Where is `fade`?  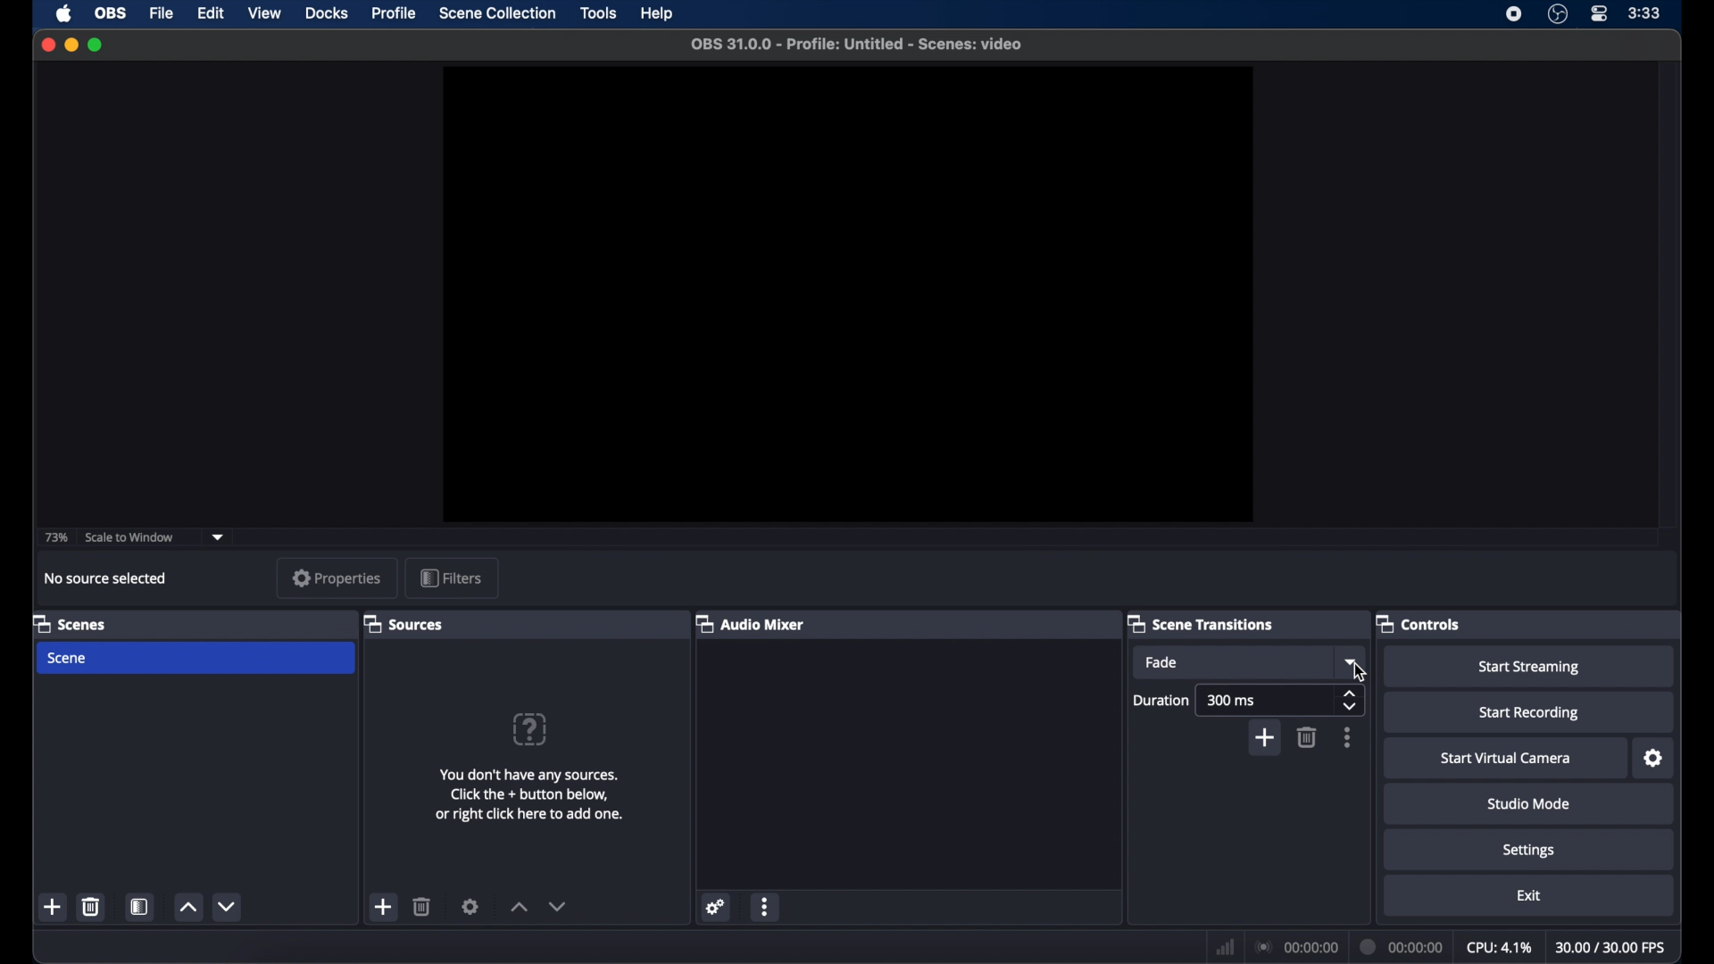
fade is located at coordinates (1161, 662).